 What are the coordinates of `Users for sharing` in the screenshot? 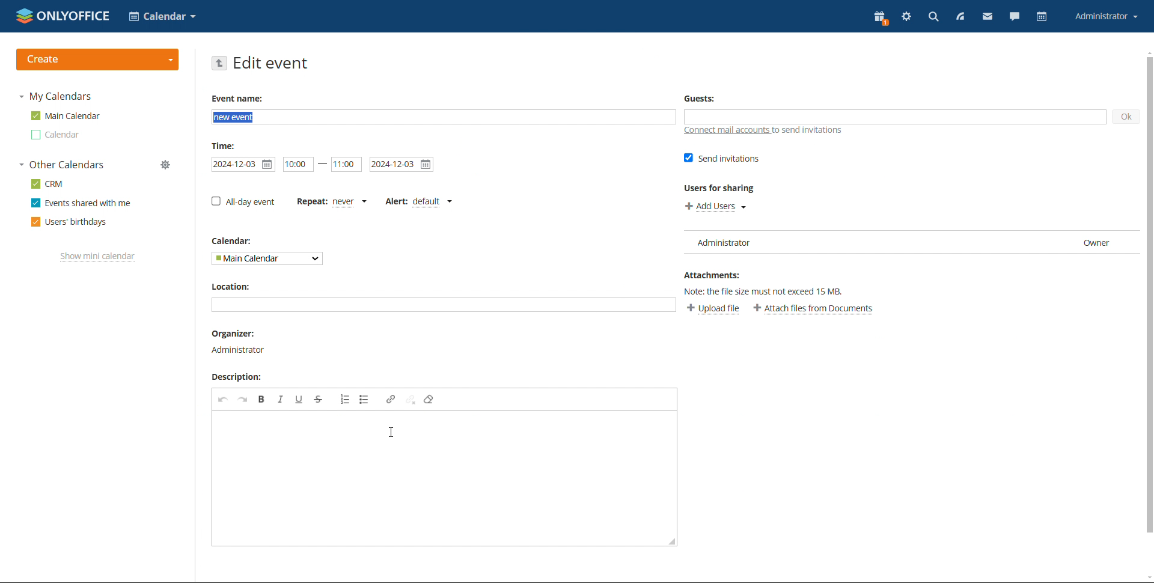 It's located at (721, 188).